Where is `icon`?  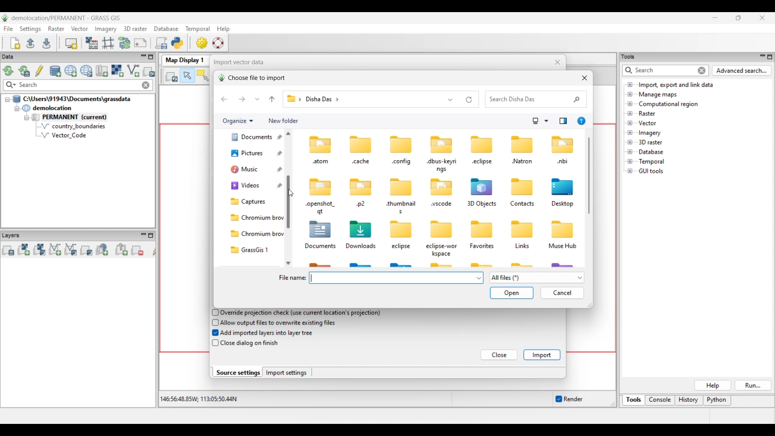 icon is located at coordinates (519, 186).